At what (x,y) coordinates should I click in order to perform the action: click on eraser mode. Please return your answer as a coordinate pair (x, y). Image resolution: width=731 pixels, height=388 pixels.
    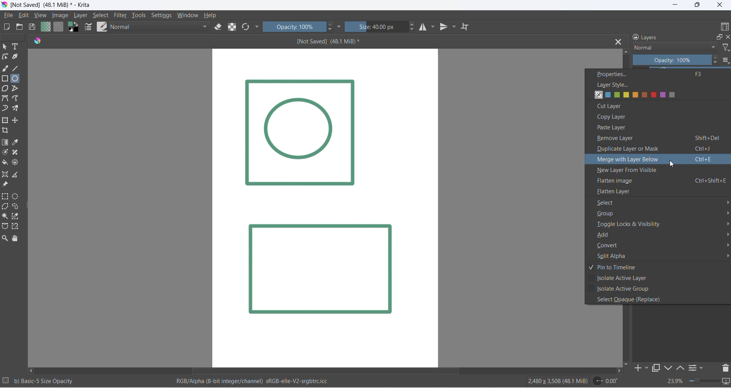
    Looking at the image, I should click on (219, 27).